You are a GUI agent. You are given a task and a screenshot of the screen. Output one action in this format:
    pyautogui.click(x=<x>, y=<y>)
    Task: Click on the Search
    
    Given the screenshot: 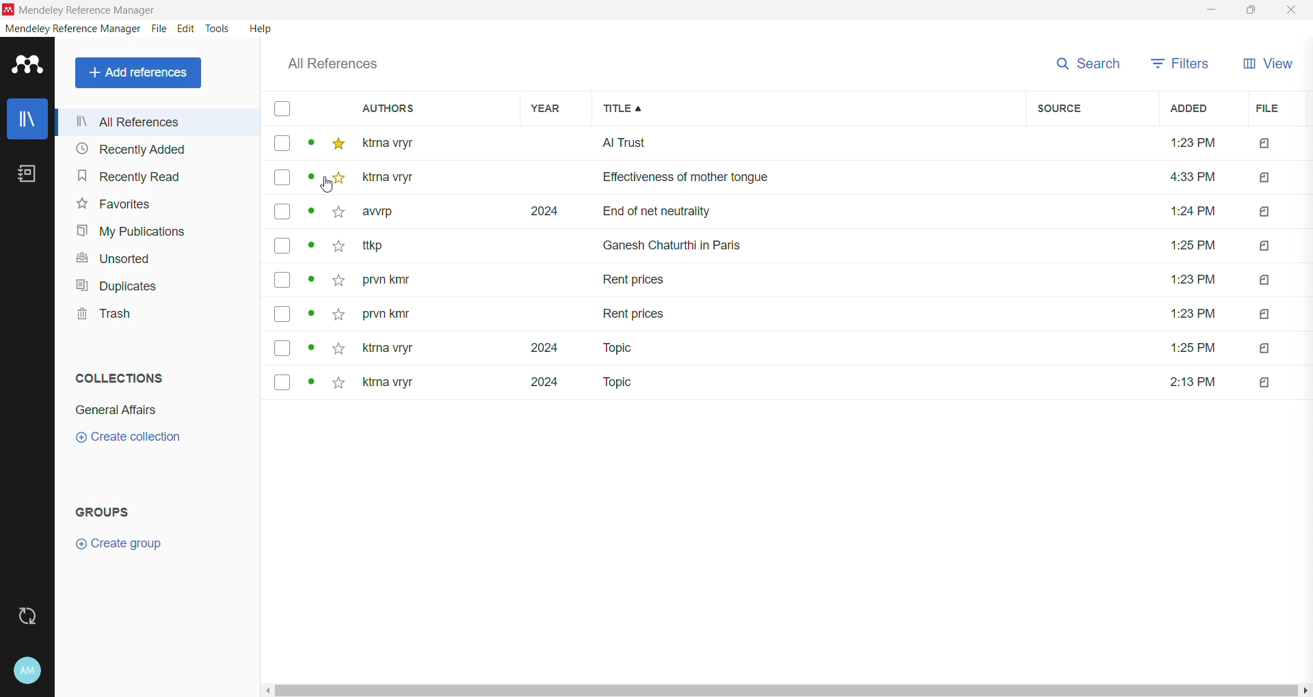 What is the action you would take?
    pyautogui.click(x=1085, y=64)
    